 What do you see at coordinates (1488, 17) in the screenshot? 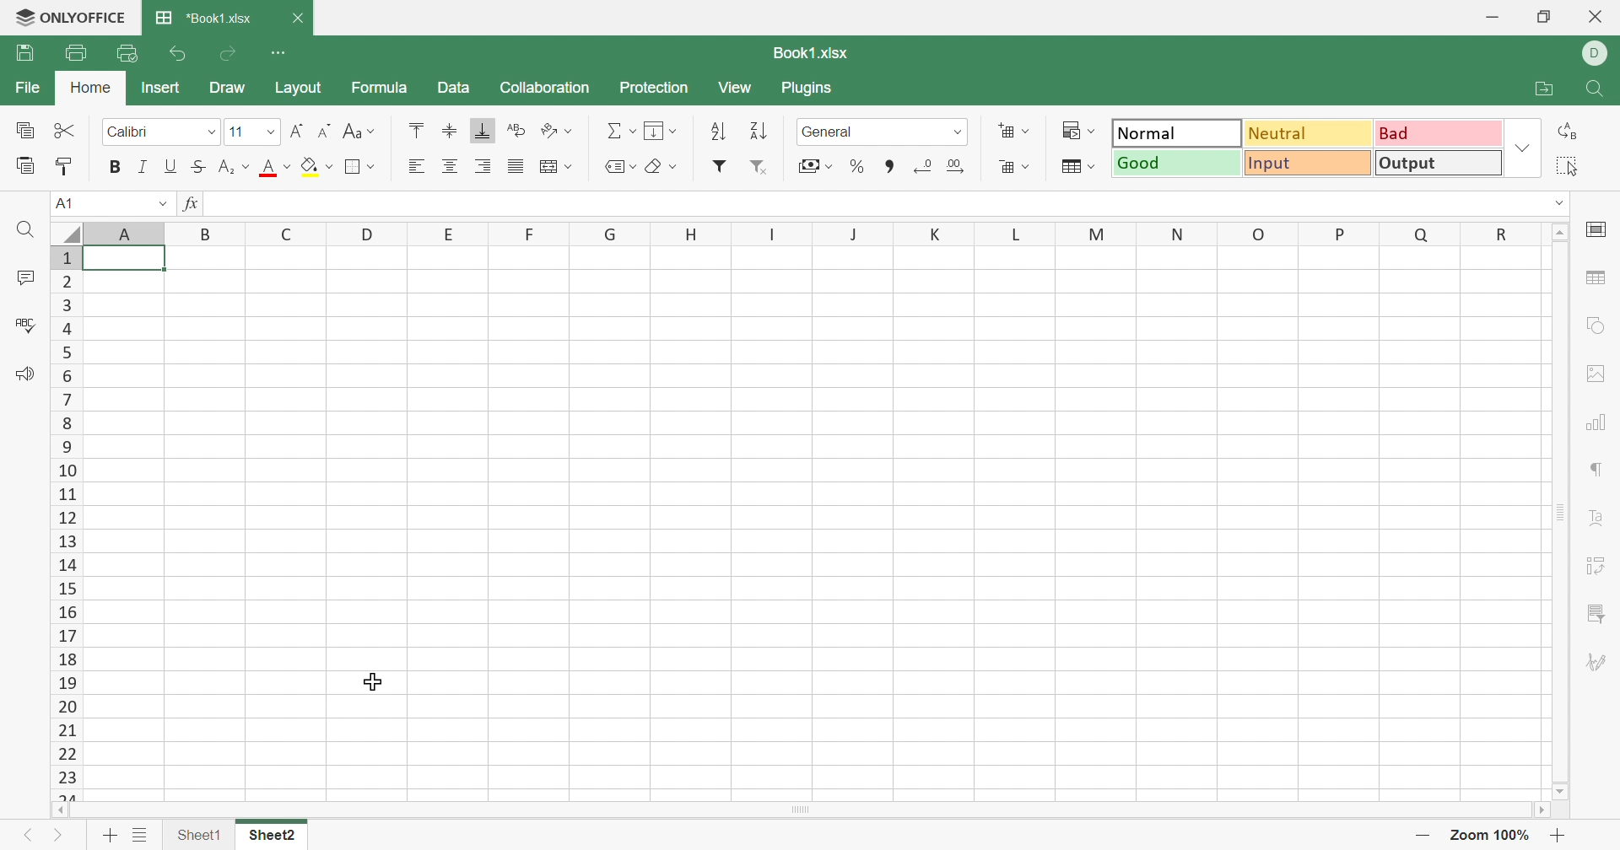
I see `Minimize` at bounding box center [1488, 17].